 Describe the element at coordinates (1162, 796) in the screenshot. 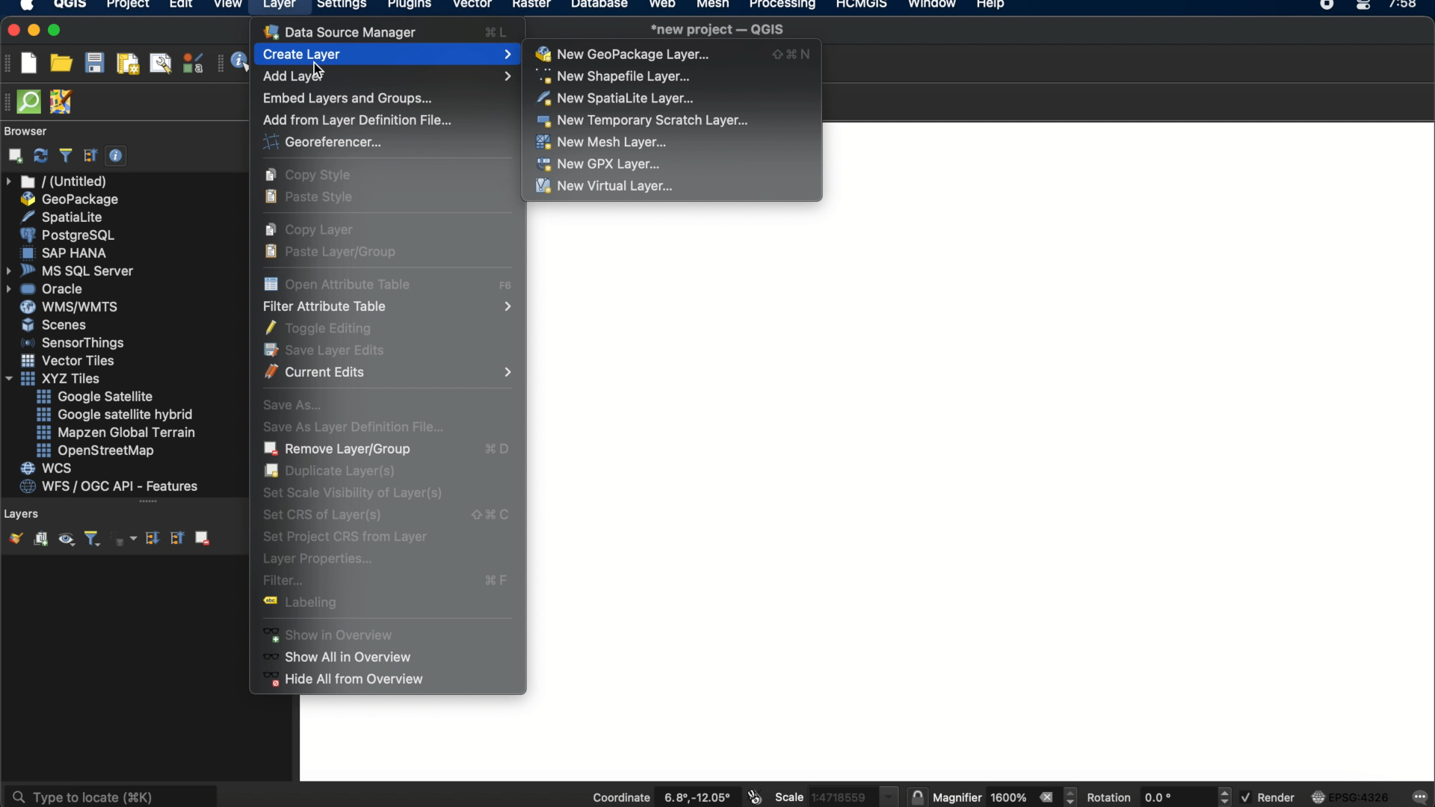

I see `rotation 0.0` at that location.